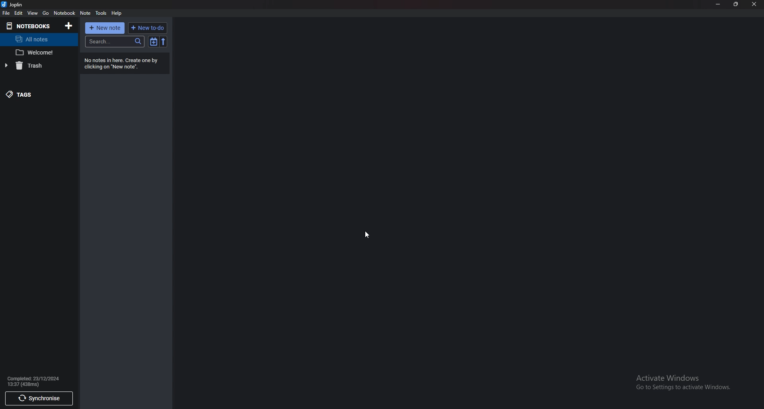 This screenshot has width=764, height=409. I want to click on Minimize, so click(718, 5).